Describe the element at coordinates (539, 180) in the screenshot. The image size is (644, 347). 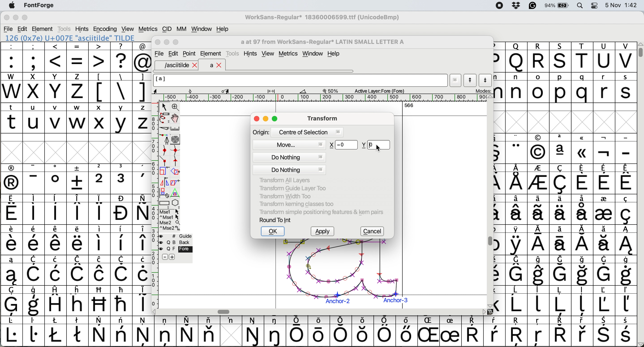
I see `symbol` at that location.